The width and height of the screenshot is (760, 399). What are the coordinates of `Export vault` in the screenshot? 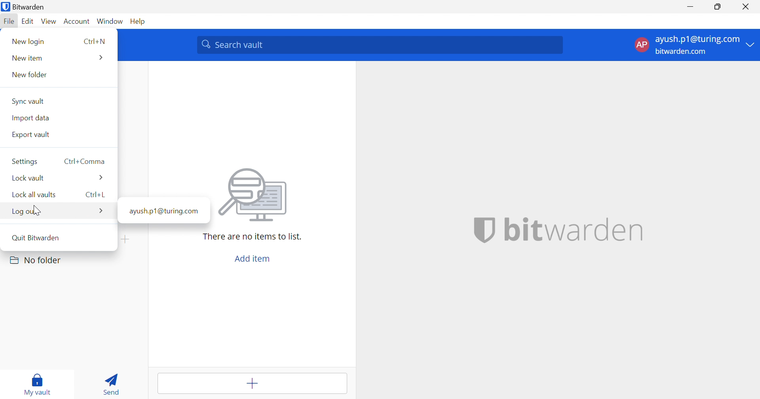 It's located at (32, 135).